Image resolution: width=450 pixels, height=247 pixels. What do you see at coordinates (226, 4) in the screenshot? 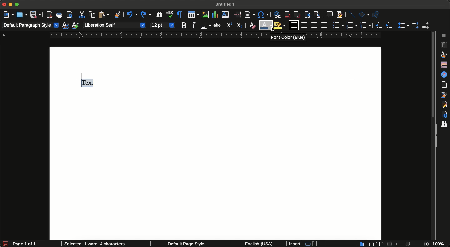
I see `File name` at bounding box center [226, 4].